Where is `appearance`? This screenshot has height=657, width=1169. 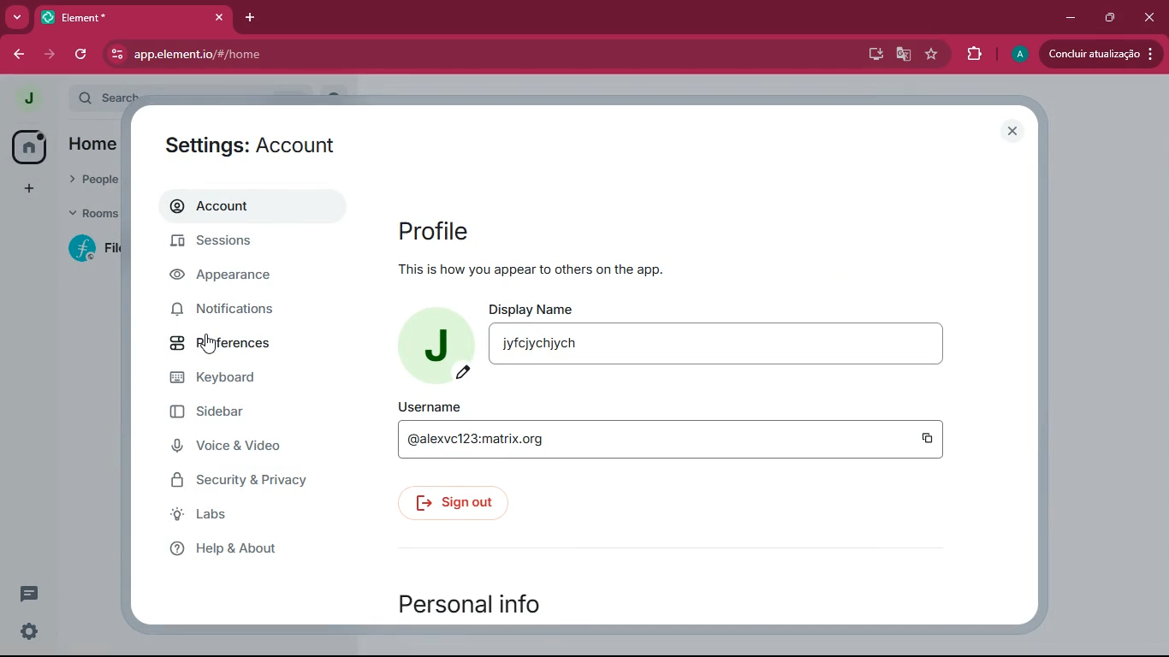 appearance is located at coordinates (234, 279).